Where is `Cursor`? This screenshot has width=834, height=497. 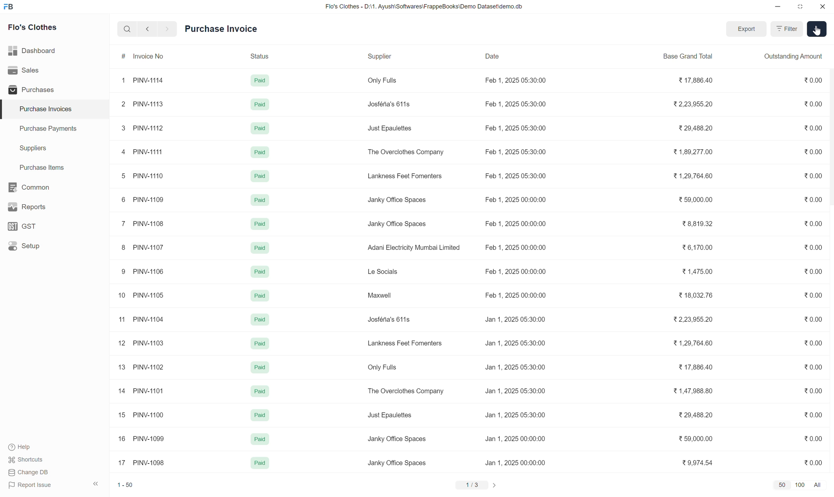
Cursor is located at coordinates (817, 30).